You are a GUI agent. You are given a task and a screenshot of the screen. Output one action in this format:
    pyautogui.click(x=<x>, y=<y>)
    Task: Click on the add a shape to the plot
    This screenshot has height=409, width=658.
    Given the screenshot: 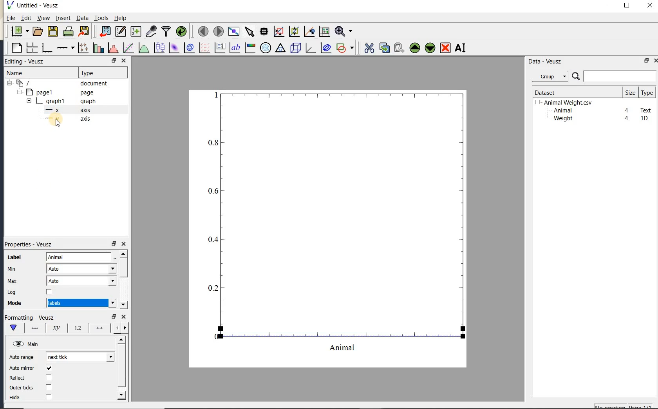 What is the action you would take?
    pyautogui.click(x=345, y=48)
    